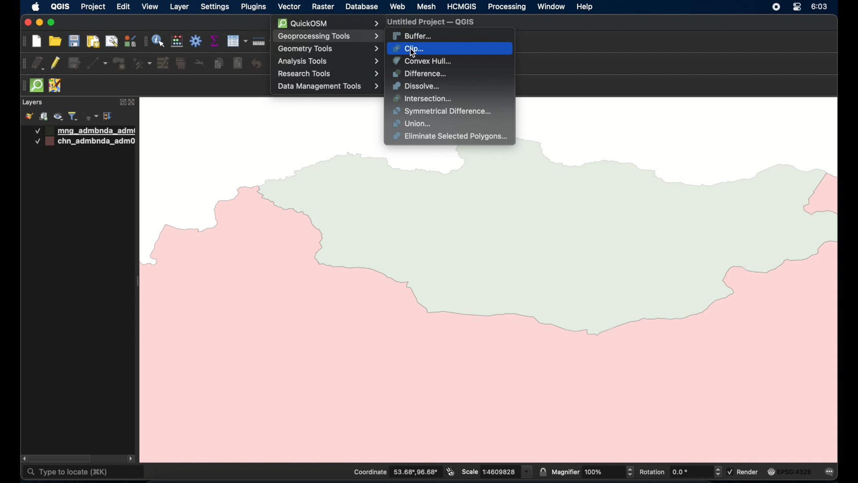 Image resolution: width=858 pixels, height=483 pixels. What do you see at coordinates (130, 41) in the screenshot?
I see `styling manager` at bounding box center [130, 41].